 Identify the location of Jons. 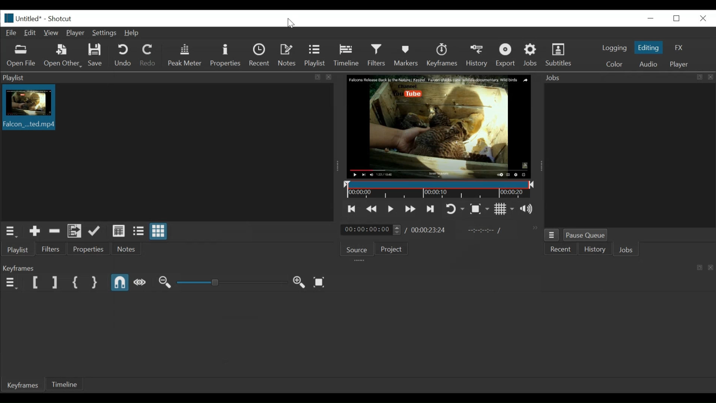
(627, 250).